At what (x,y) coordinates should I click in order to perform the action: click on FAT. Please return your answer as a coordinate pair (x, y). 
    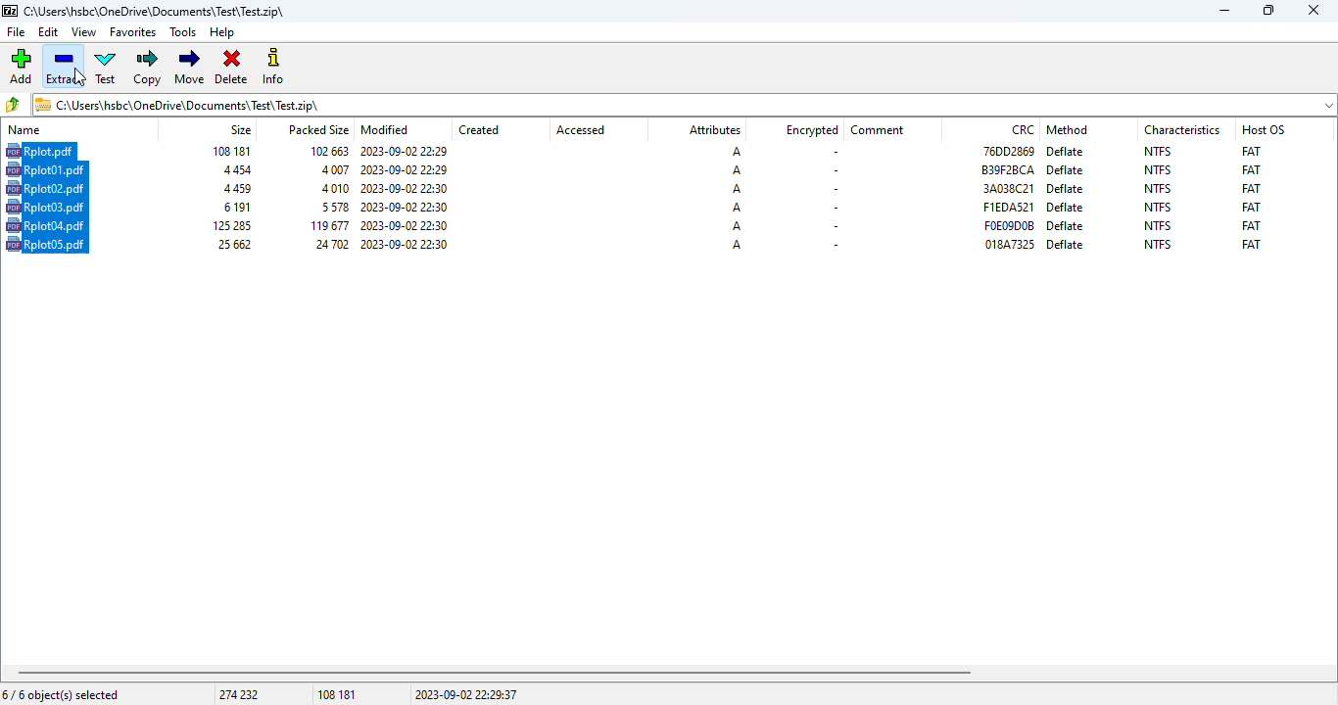
    Looking at the image, I should click on (1251, 244).